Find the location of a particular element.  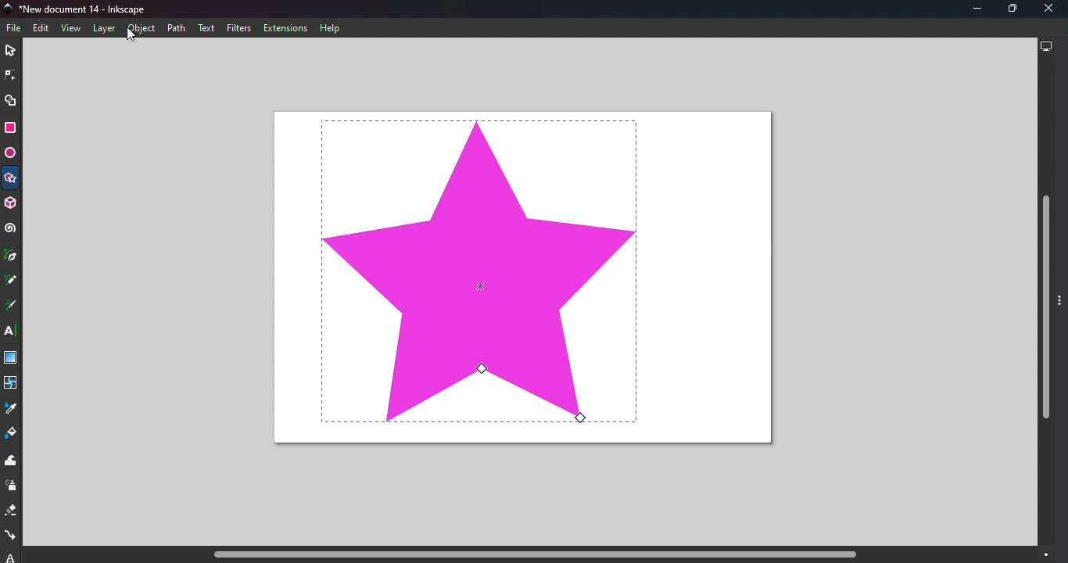

Vertical scroll bar is located at coordinates (1046, 303).